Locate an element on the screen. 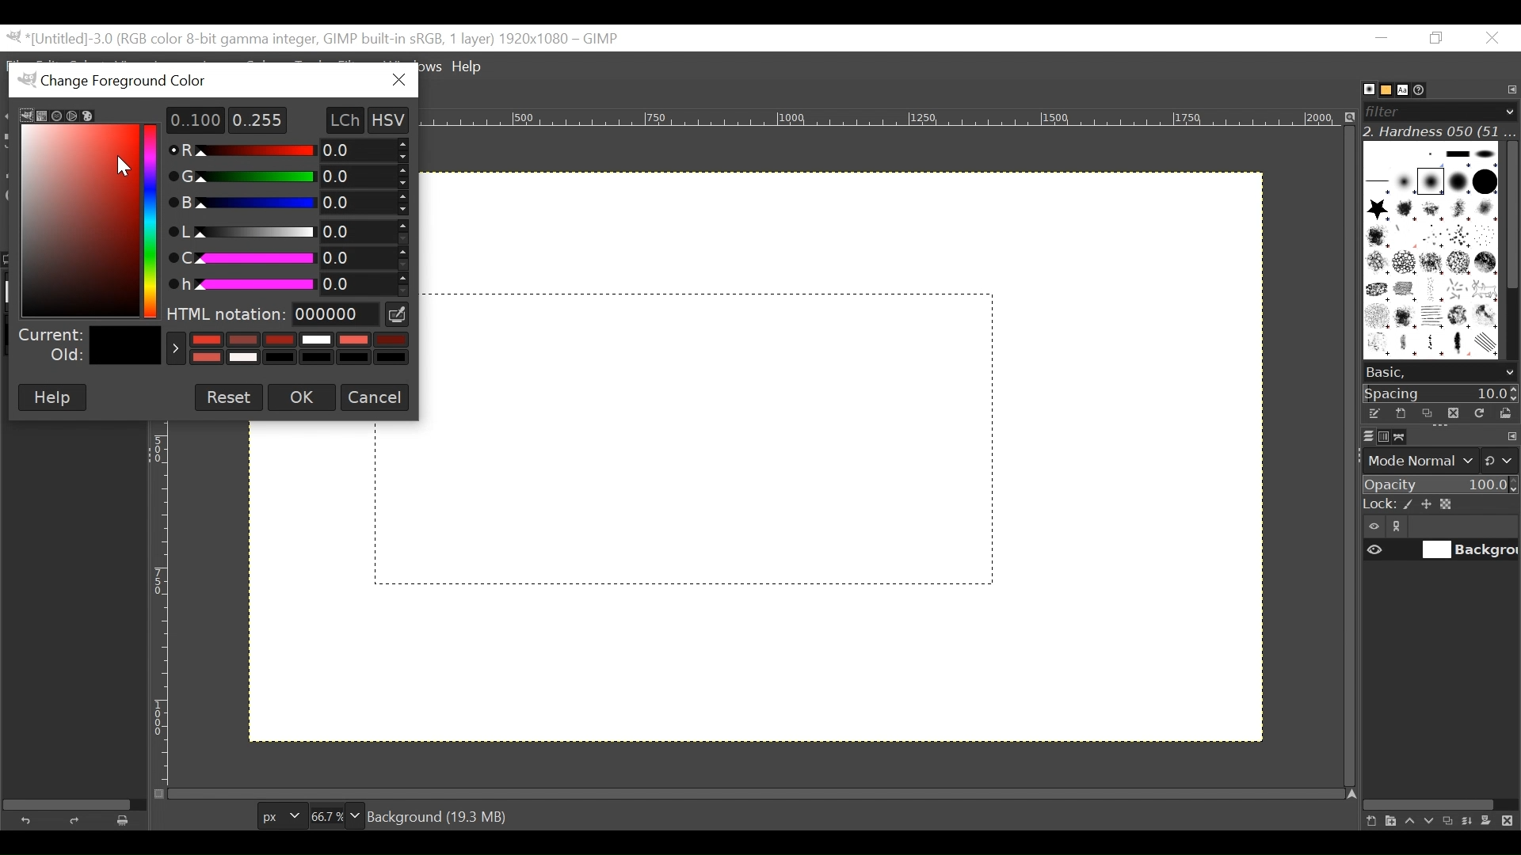 The height and width of the screenshot is (855, 1521). Duplicate brush is located at coordinates (1452, 412).